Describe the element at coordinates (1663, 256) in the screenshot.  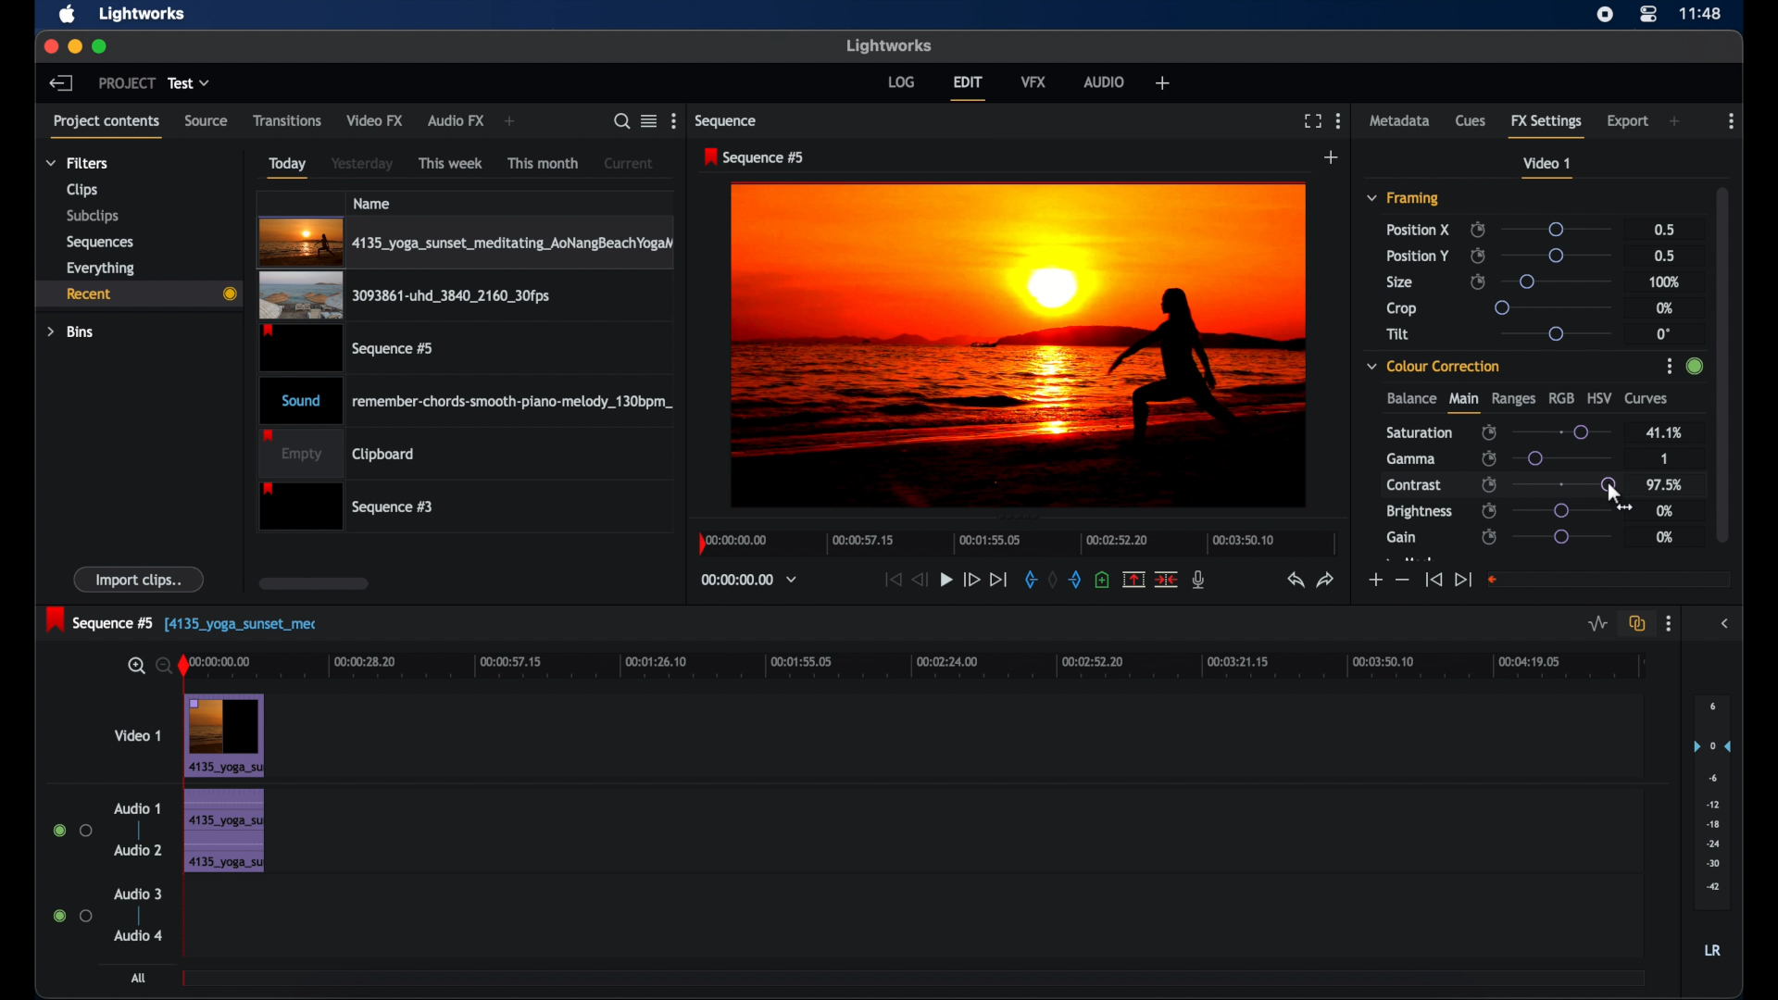
I see `0.5` at that location.